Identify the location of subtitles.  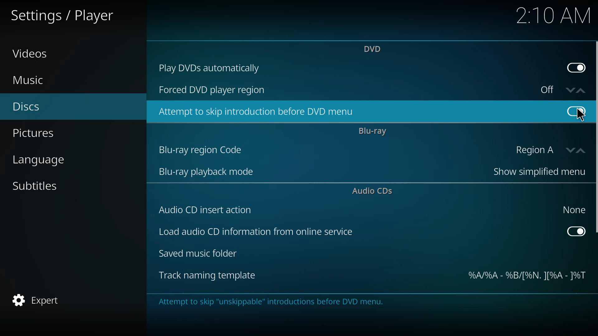
(37, 187).